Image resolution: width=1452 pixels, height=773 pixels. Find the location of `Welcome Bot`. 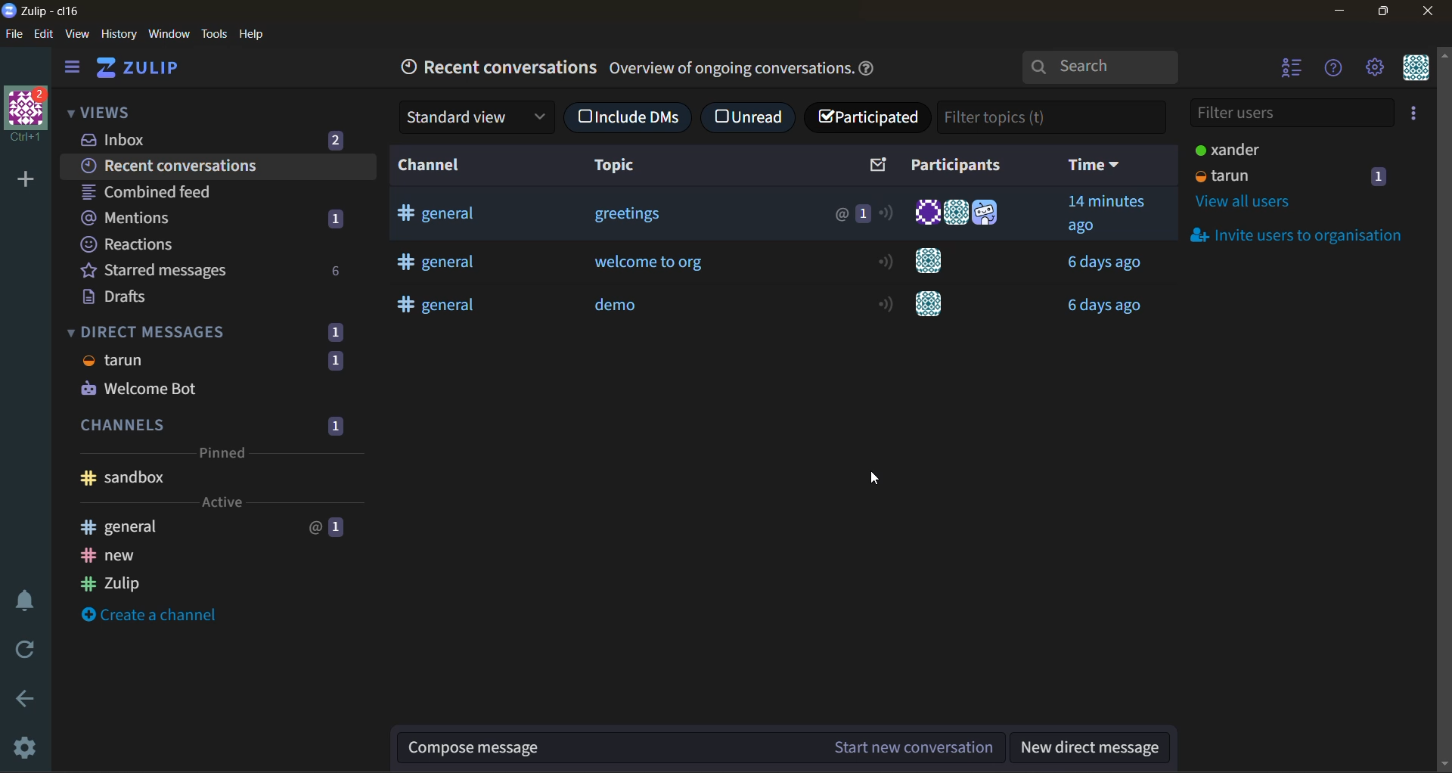

Welcome Bot is located at coordinates (214, 390).